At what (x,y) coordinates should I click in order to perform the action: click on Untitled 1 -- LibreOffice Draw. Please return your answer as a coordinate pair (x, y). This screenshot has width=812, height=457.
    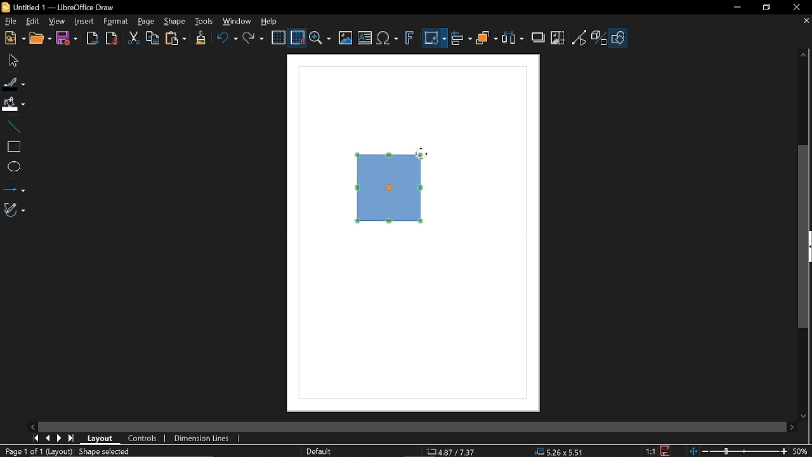
    Looking at the image, I should click on (68, 6).